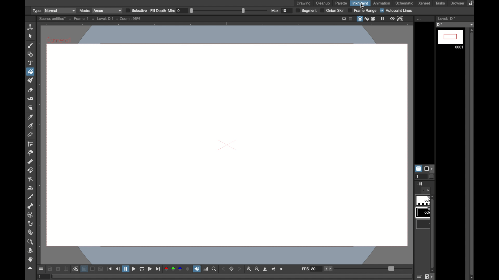 The image size is (499, 280). I want to click on beginning, so click(110, 269).